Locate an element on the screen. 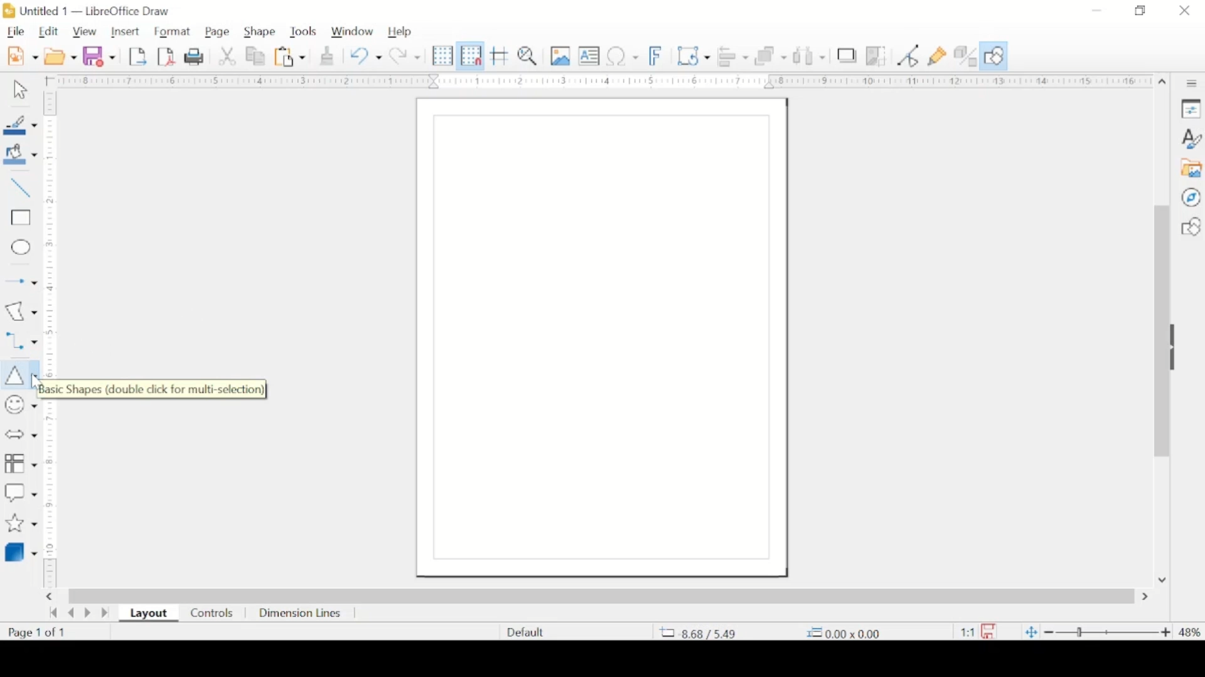  undo is located at coordinates (366, 56).